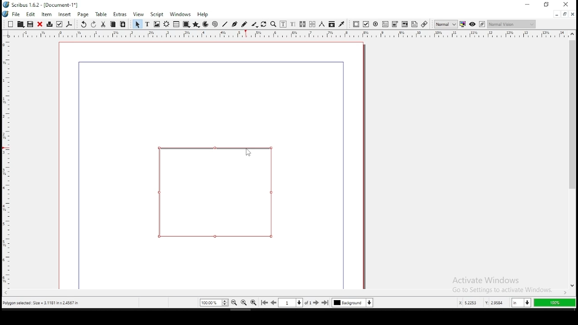 The image size is (578, 325). I want to click on scroll bar, so click(572, 160).